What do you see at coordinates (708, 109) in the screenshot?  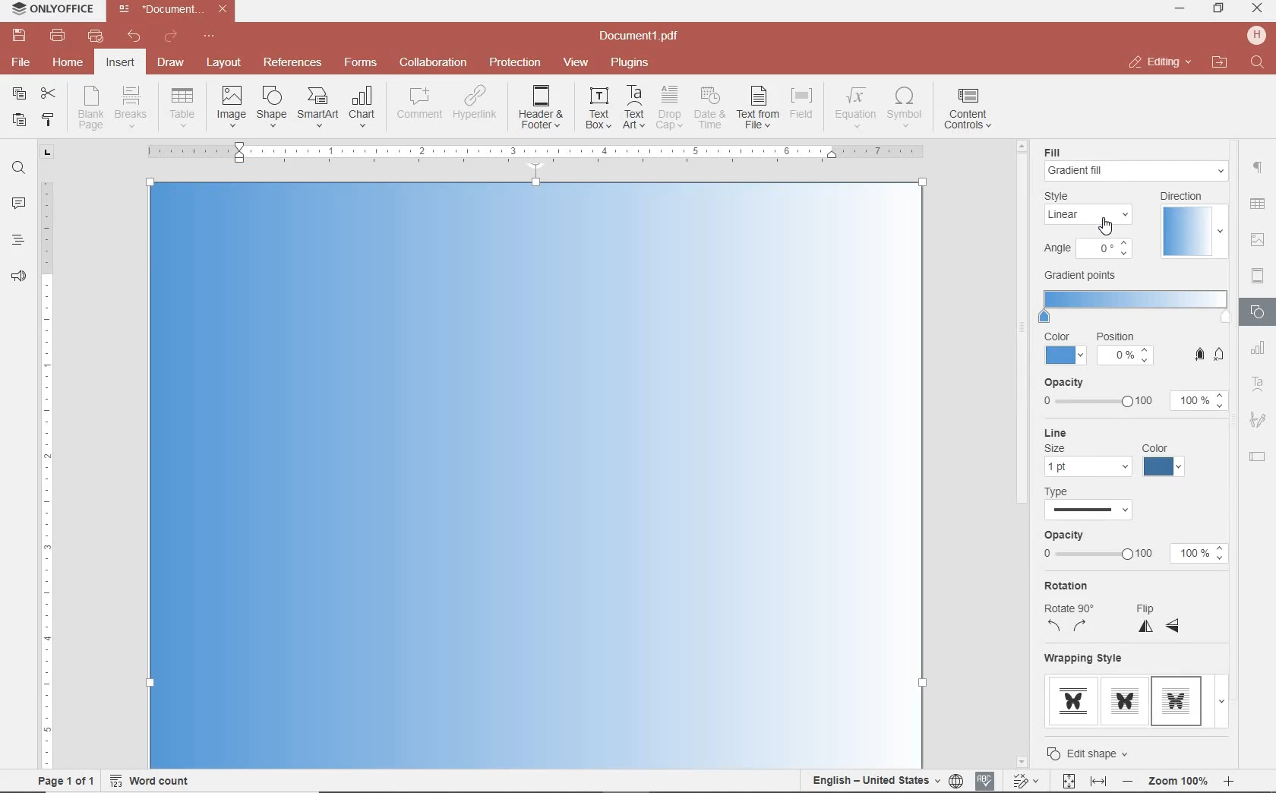 I see `INSERT CURRENT DATE AND TIME` at bounding box center [708, 109].